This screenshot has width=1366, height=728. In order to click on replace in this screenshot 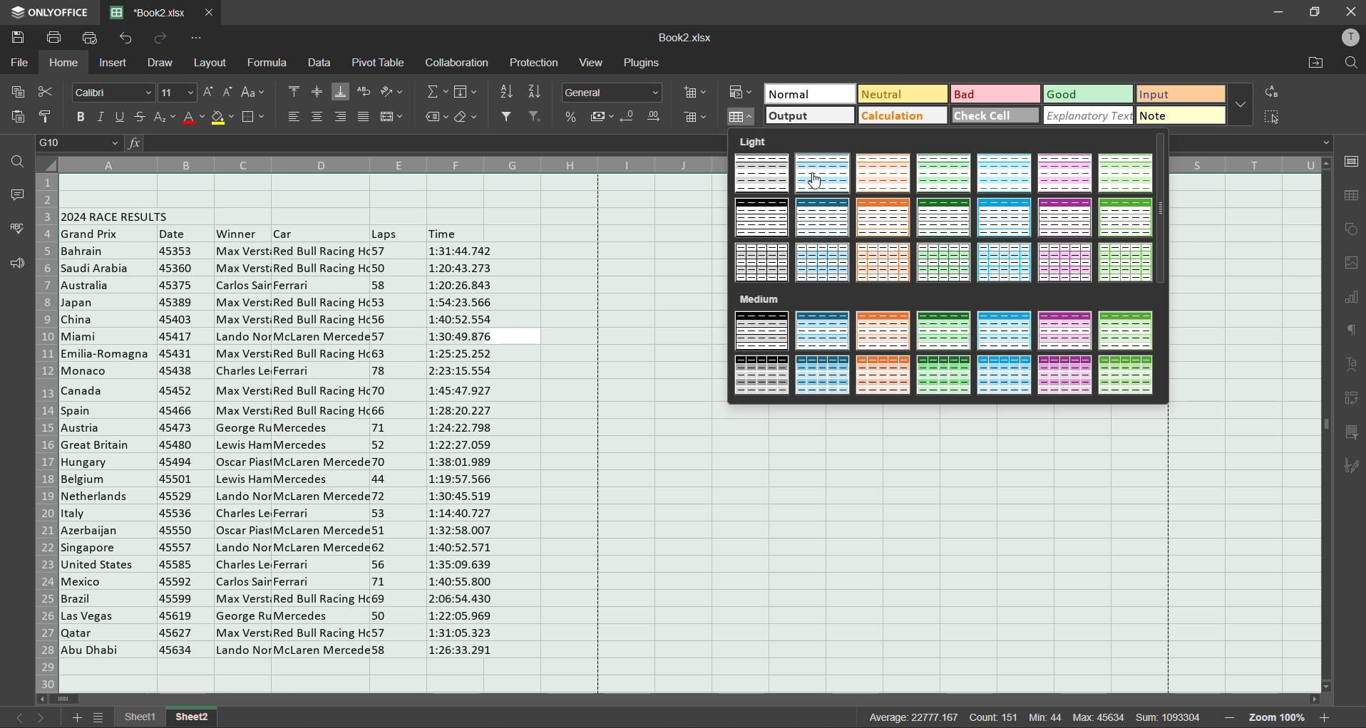, I will do `click(1274, 93)`.